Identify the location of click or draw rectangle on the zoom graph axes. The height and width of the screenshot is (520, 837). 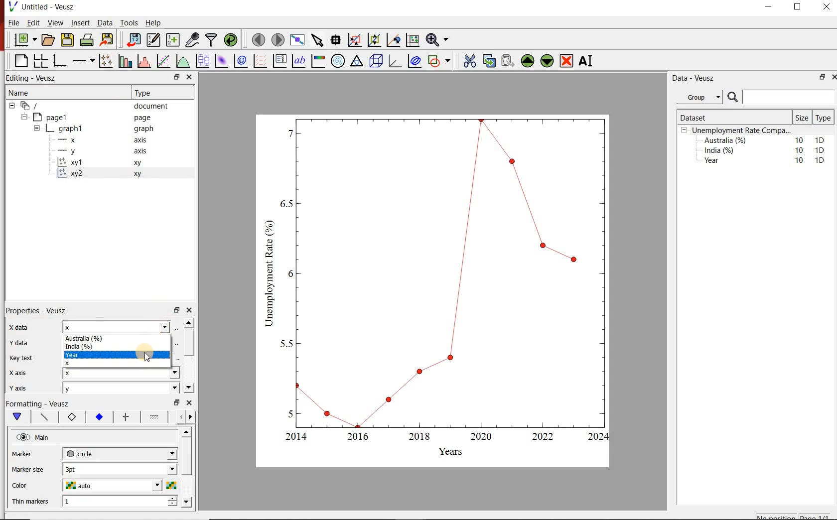
(355, 40).